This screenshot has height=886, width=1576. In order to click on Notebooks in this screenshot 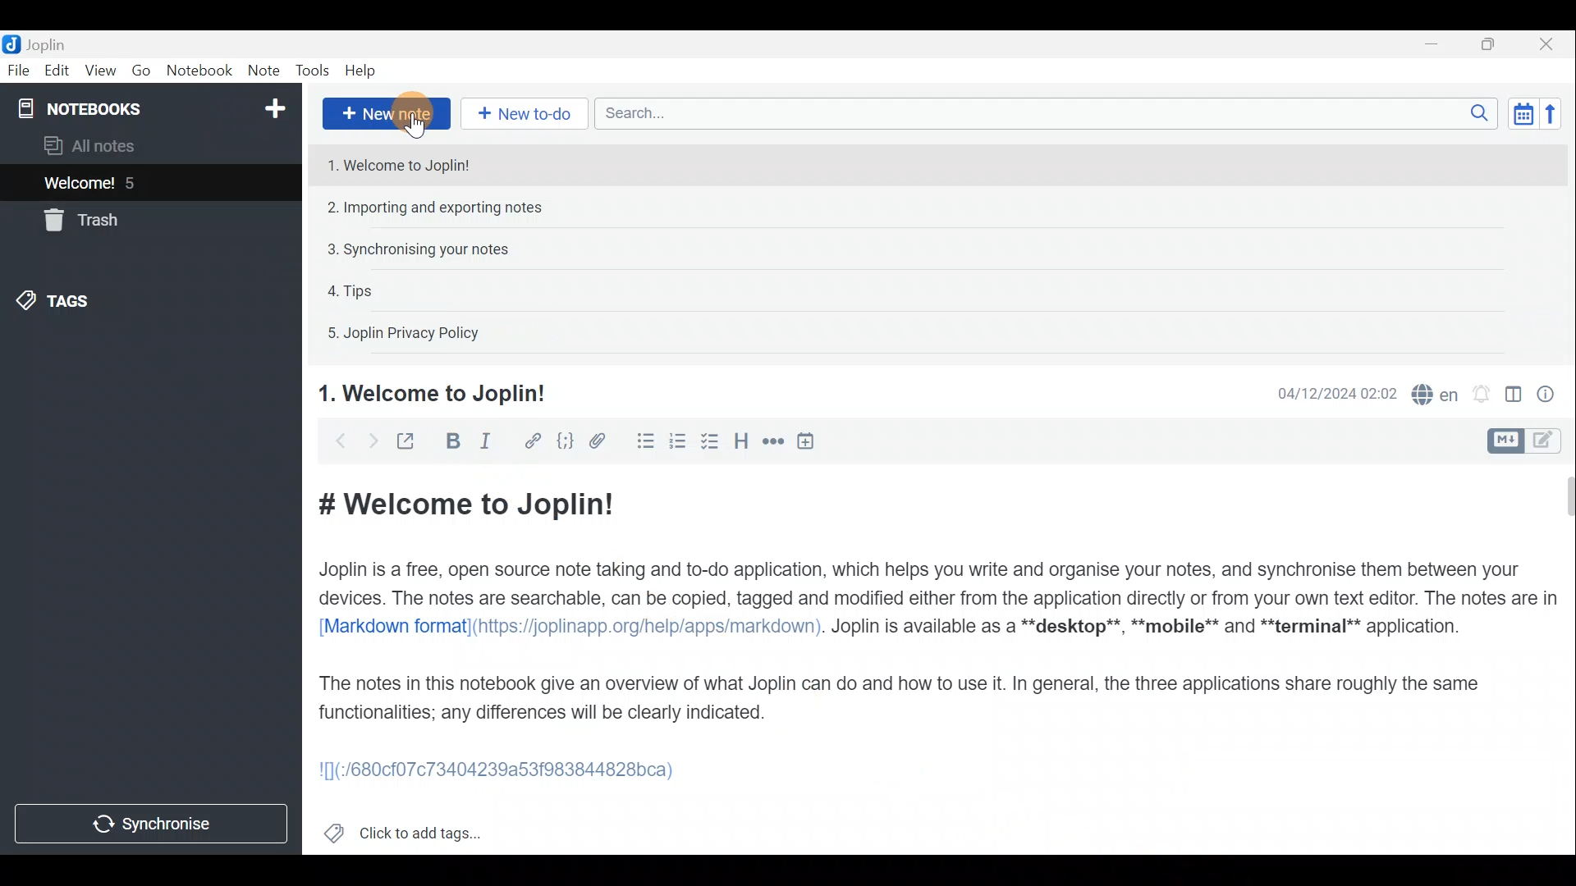, I will do `click(153, 107)`.